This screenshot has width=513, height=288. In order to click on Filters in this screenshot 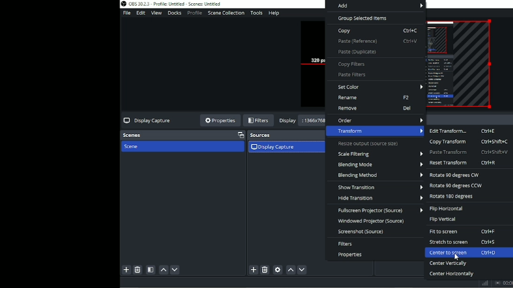, I will do `click(348, 244)`.